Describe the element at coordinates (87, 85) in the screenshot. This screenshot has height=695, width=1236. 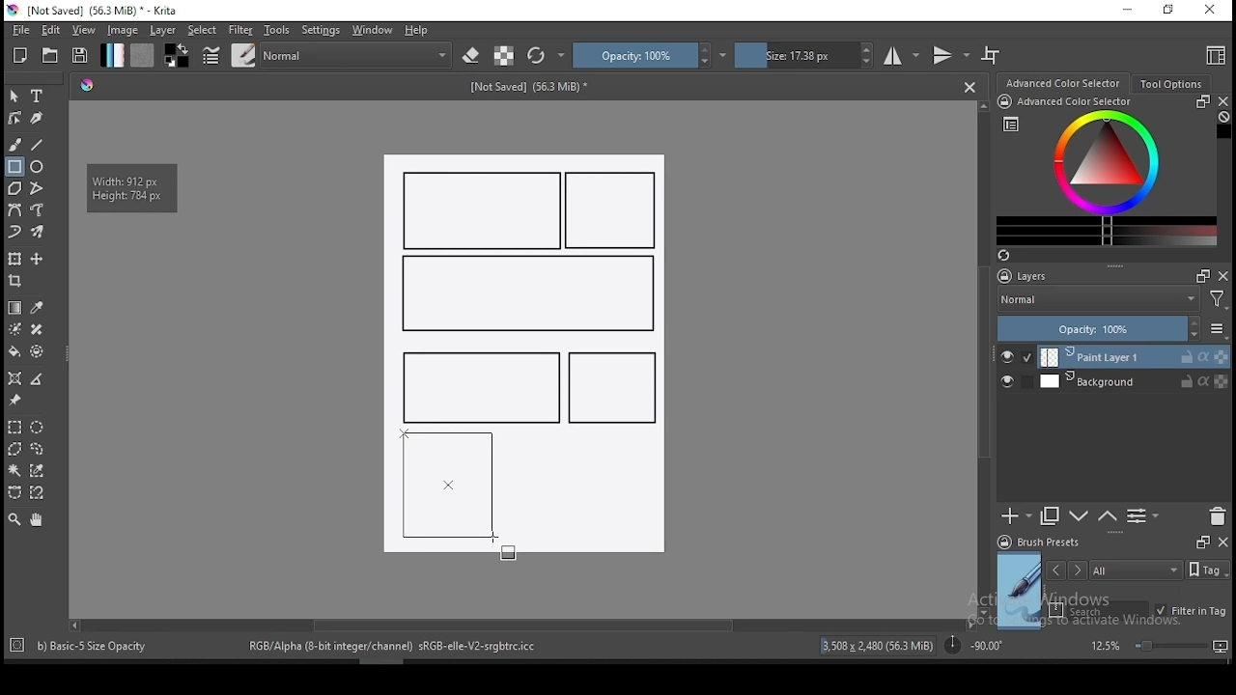
I see `Hue` at that location.